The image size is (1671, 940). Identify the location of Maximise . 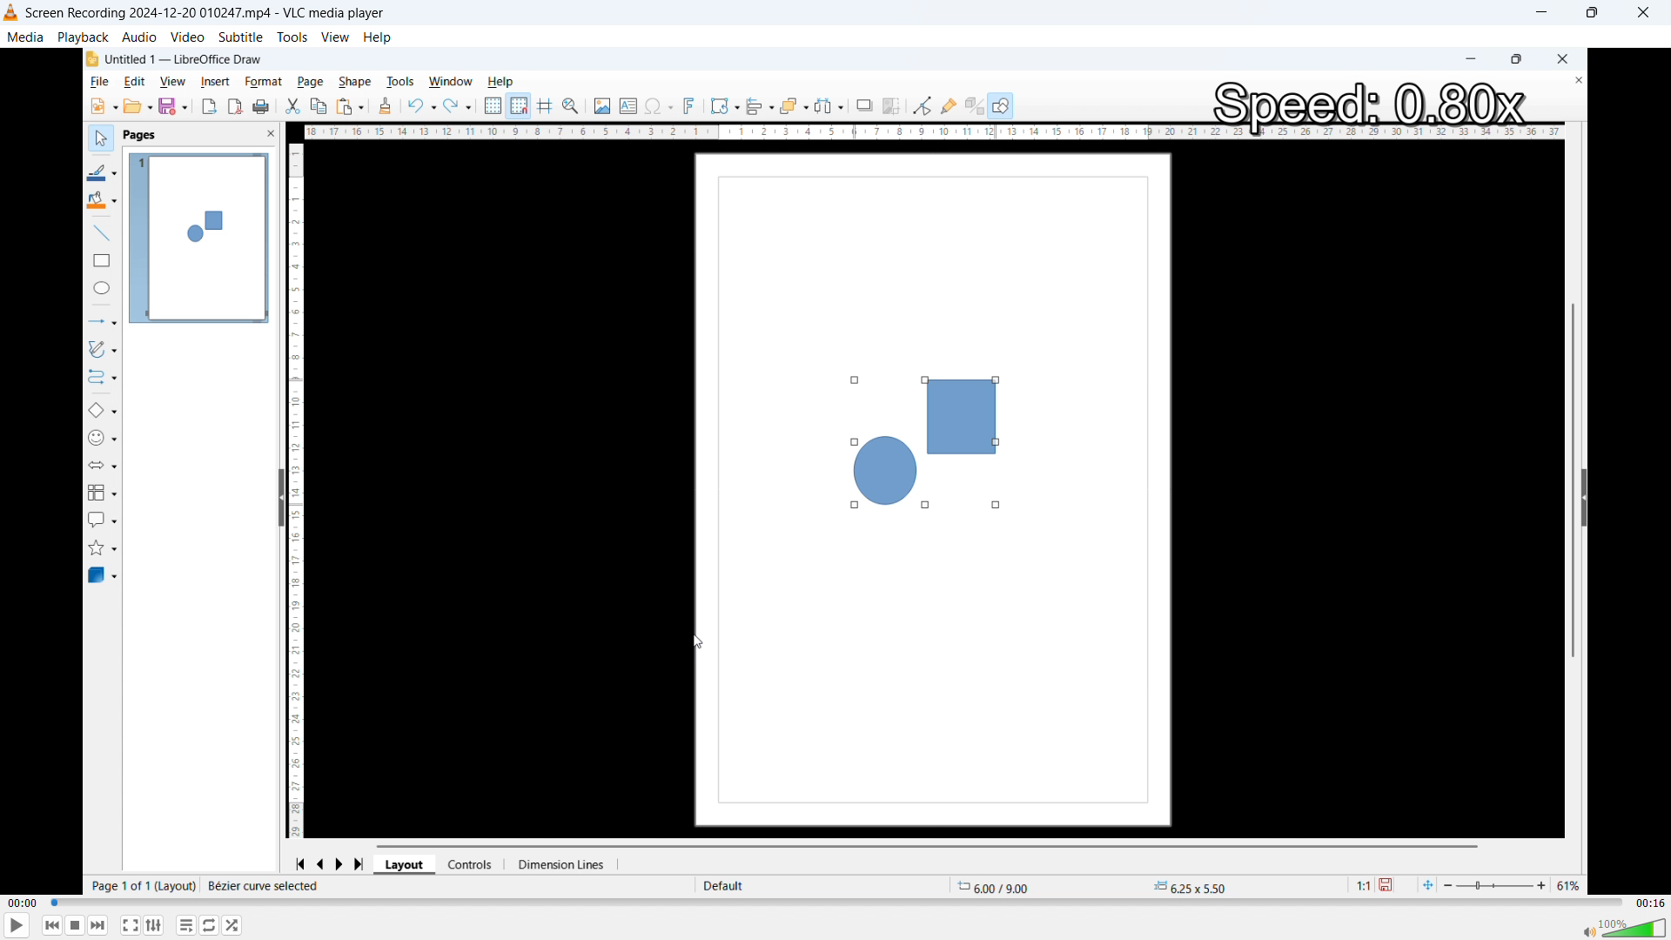
(1595, 12).